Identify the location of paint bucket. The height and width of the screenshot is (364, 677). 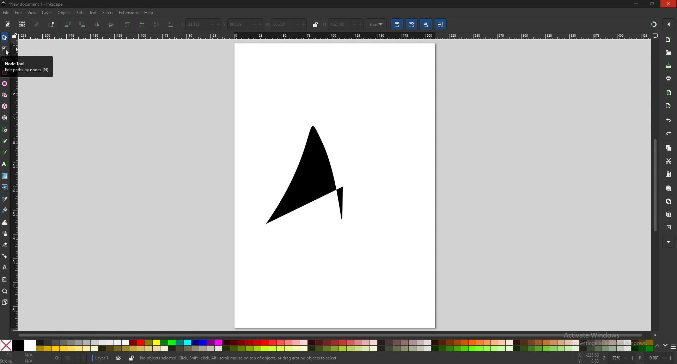
(5, 210).